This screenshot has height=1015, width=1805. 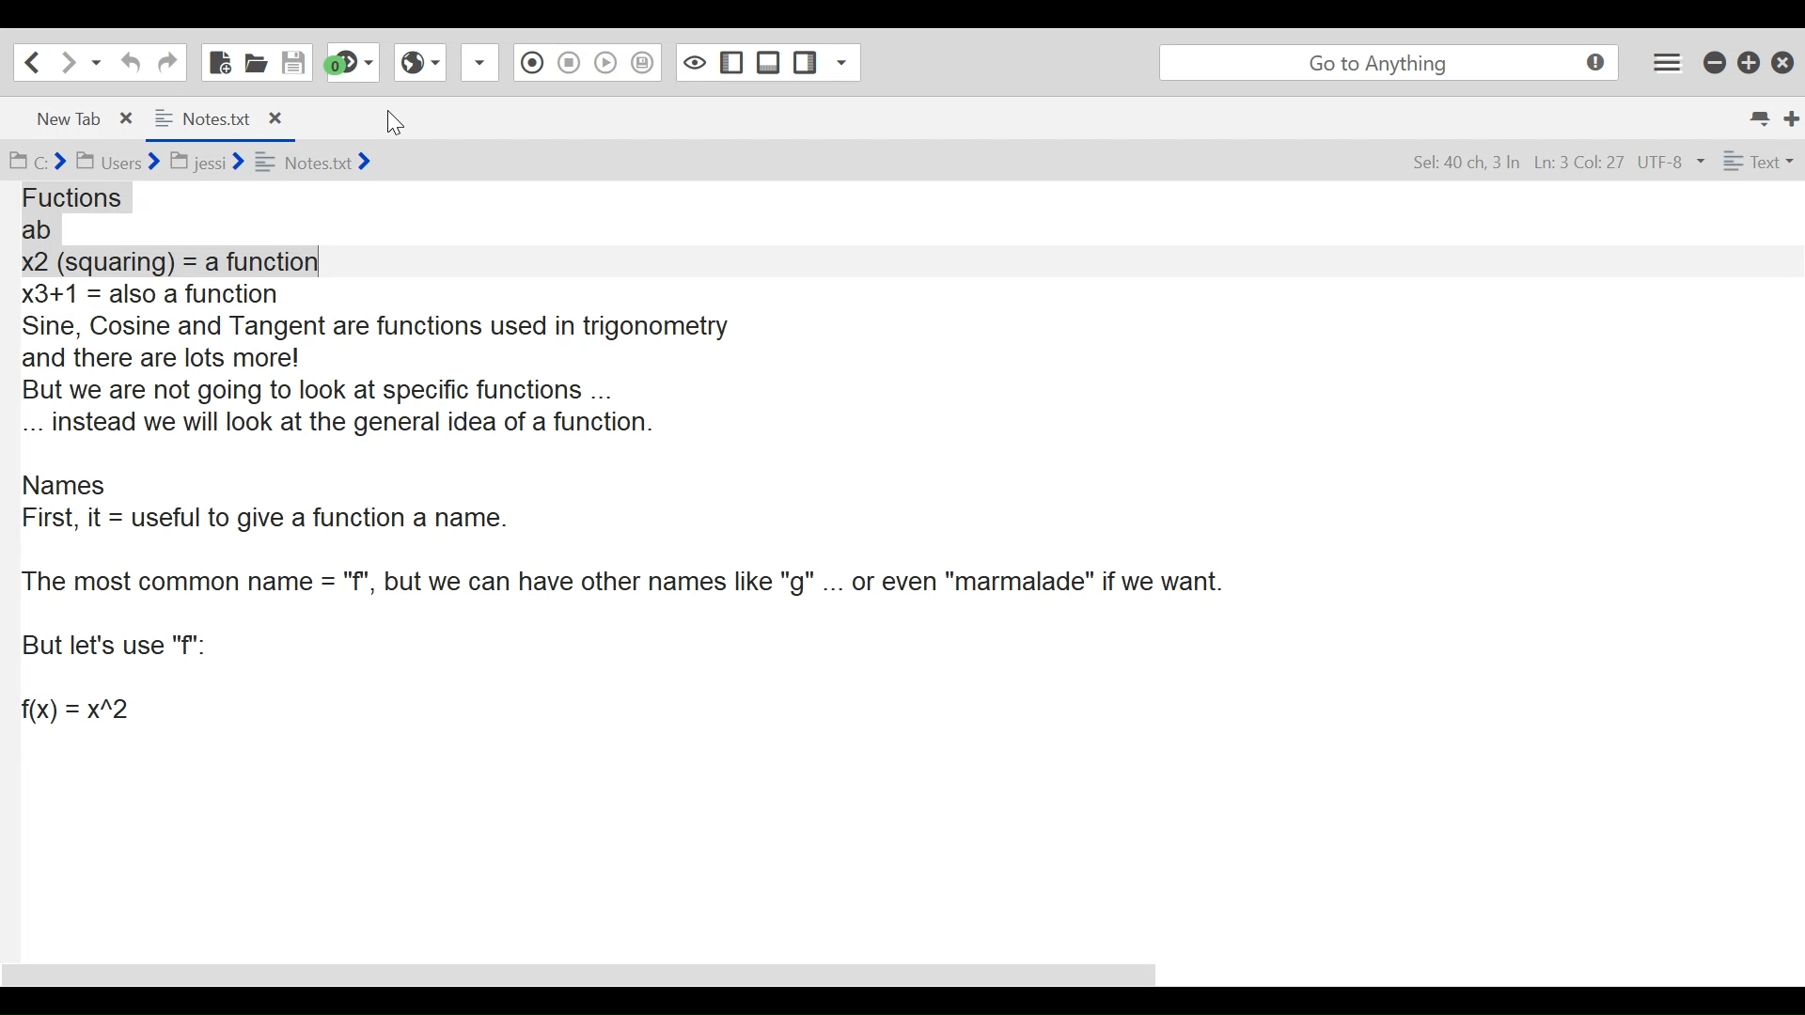 I want to click on cursor, so click(x=404, y=122).